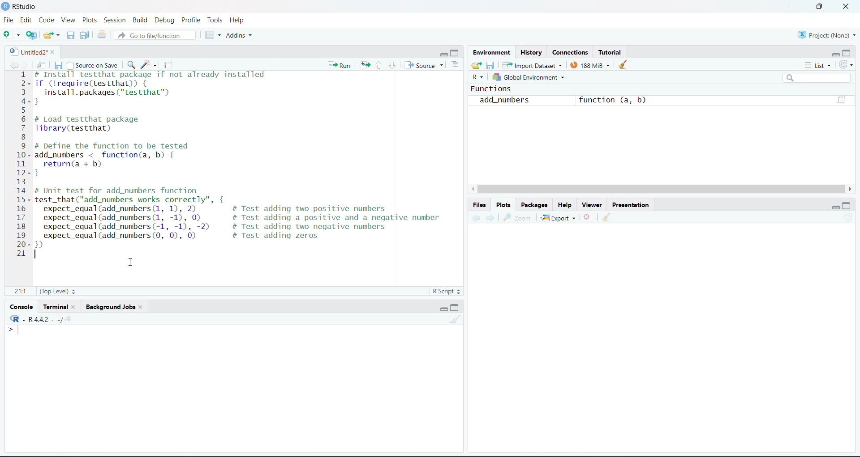 The width and height of the screenshot is (860, 457). I want to click on add_numbers, so click(503, 100).